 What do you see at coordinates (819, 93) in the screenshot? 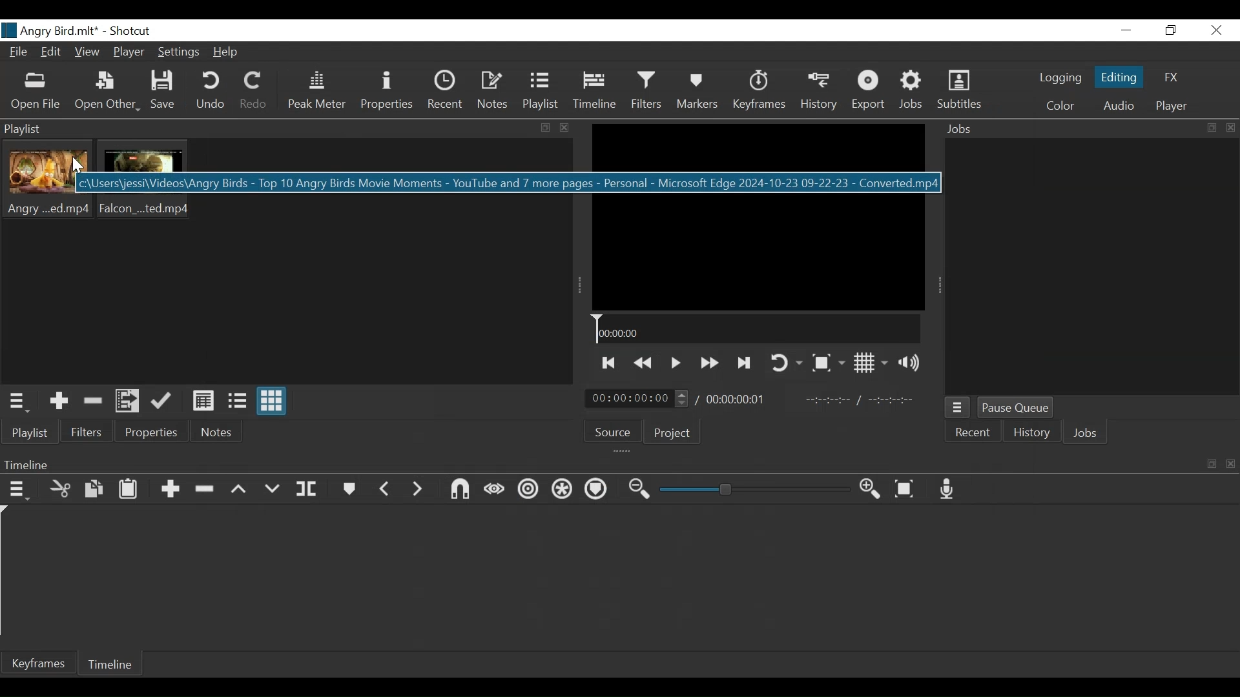
I see `History` at bounding box center [819, 93].